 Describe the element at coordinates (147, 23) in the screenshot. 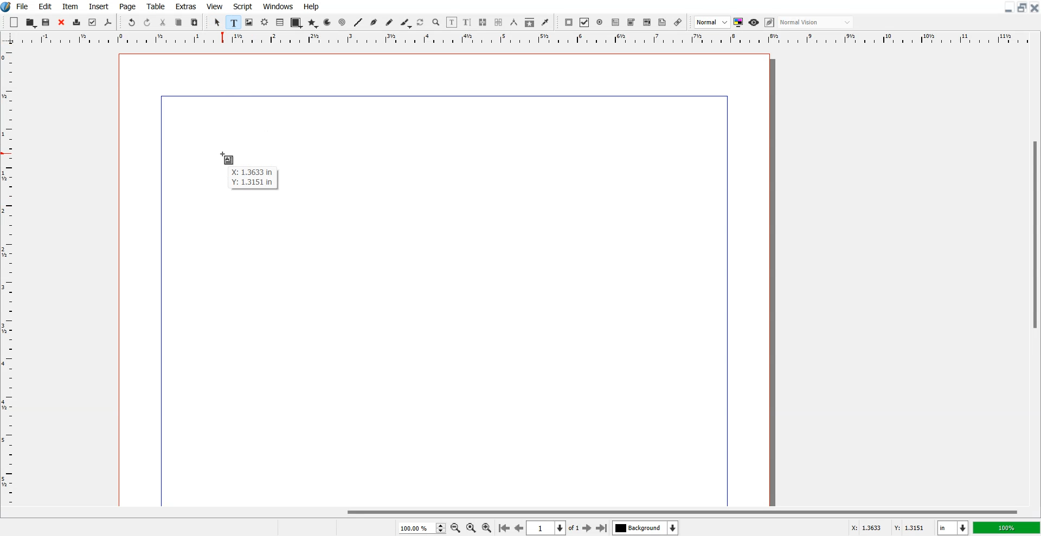

I see `Redo` at that location.